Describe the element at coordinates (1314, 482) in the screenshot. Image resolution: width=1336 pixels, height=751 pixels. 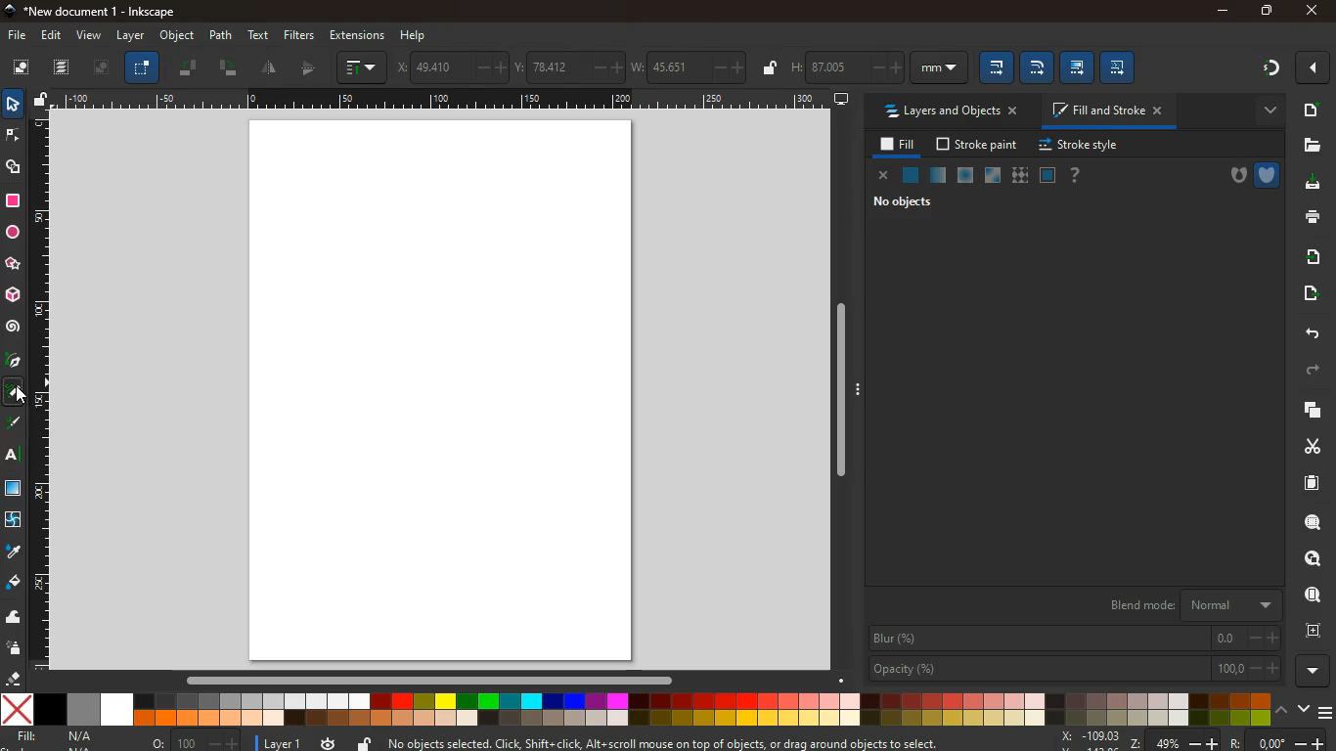
I see `document` at that location.